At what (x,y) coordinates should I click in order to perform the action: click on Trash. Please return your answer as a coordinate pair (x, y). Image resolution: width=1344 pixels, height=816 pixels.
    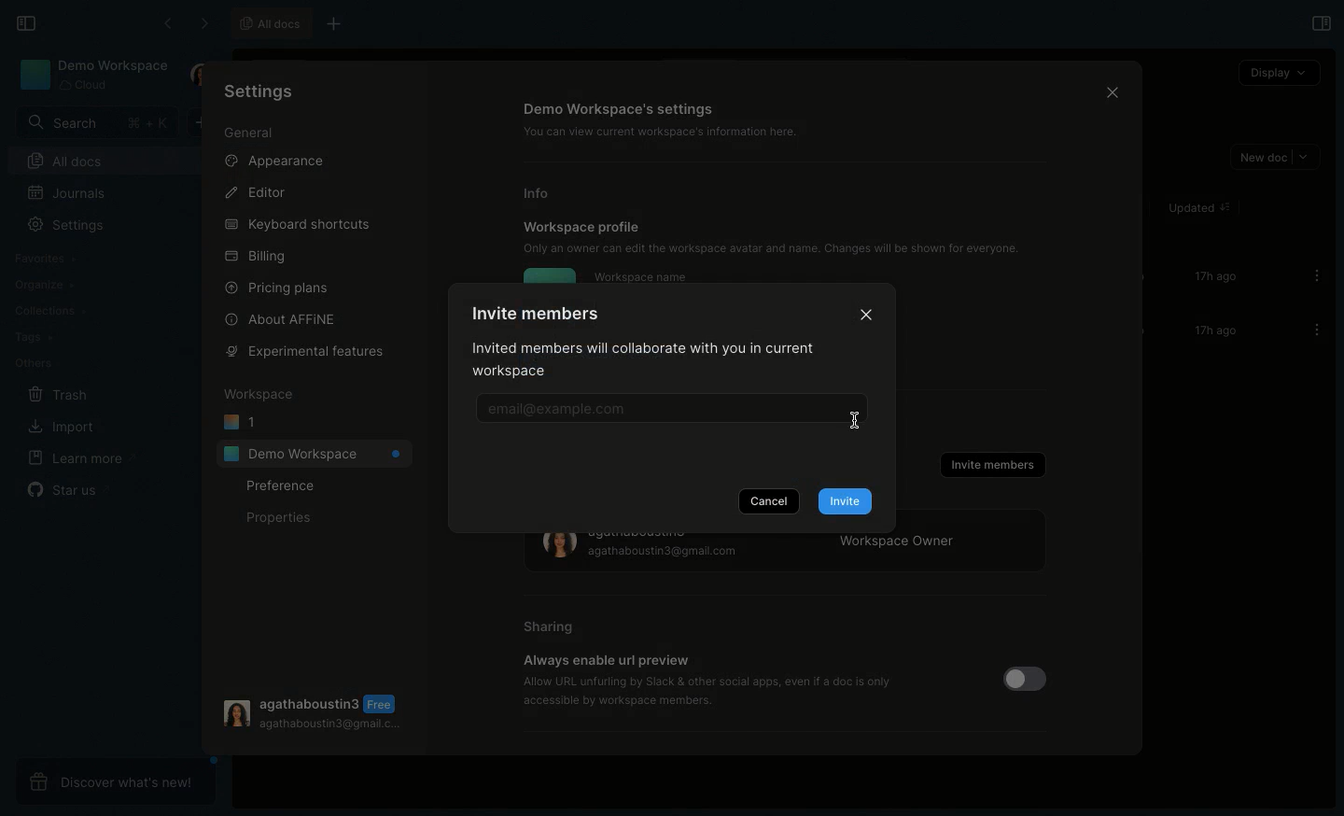
    Looking at the image, I should click on (55, 393).